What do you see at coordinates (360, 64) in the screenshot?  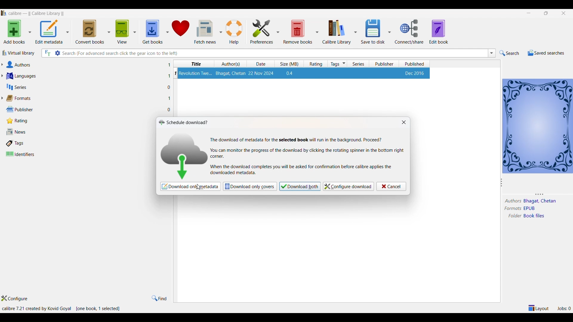 I see `series` at bounding box center [360, 64].